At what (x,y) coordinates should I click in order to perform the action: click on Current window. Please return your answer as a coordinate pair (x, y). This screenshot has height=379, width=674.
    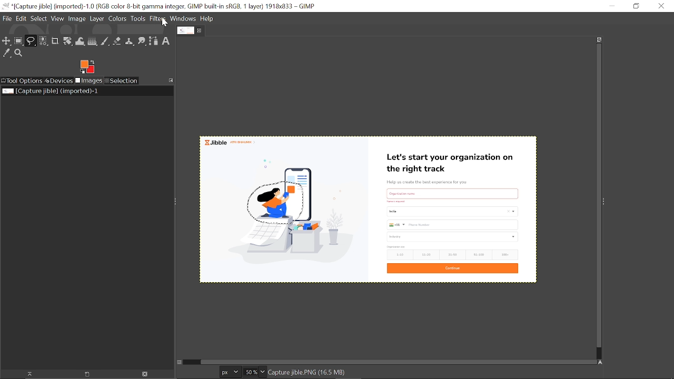
    Looking at the image, I should click on (160, 6).